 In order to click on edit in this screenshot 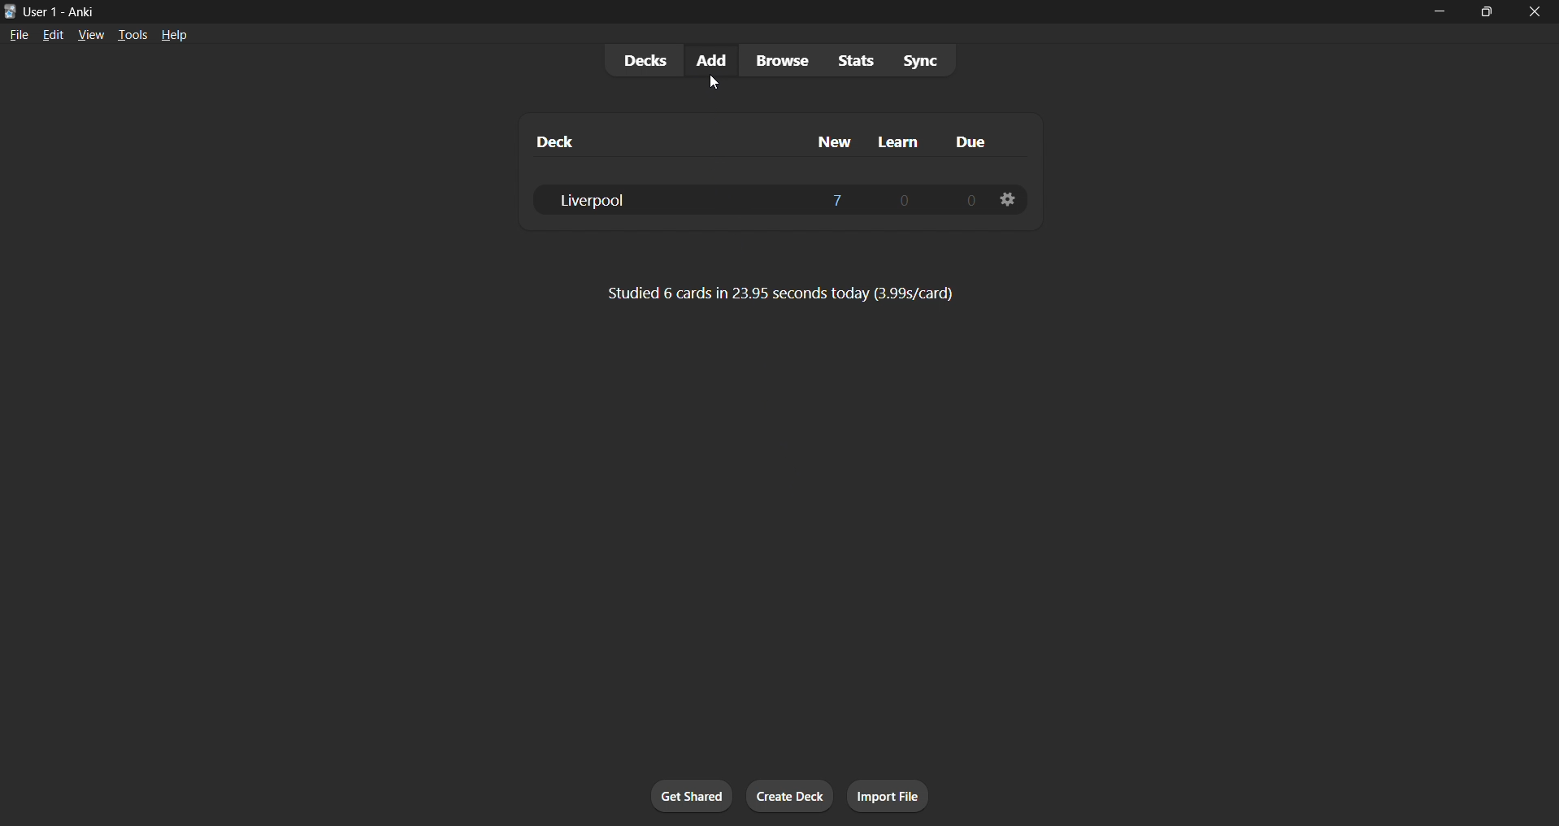, I will do `click(48, 33)`.